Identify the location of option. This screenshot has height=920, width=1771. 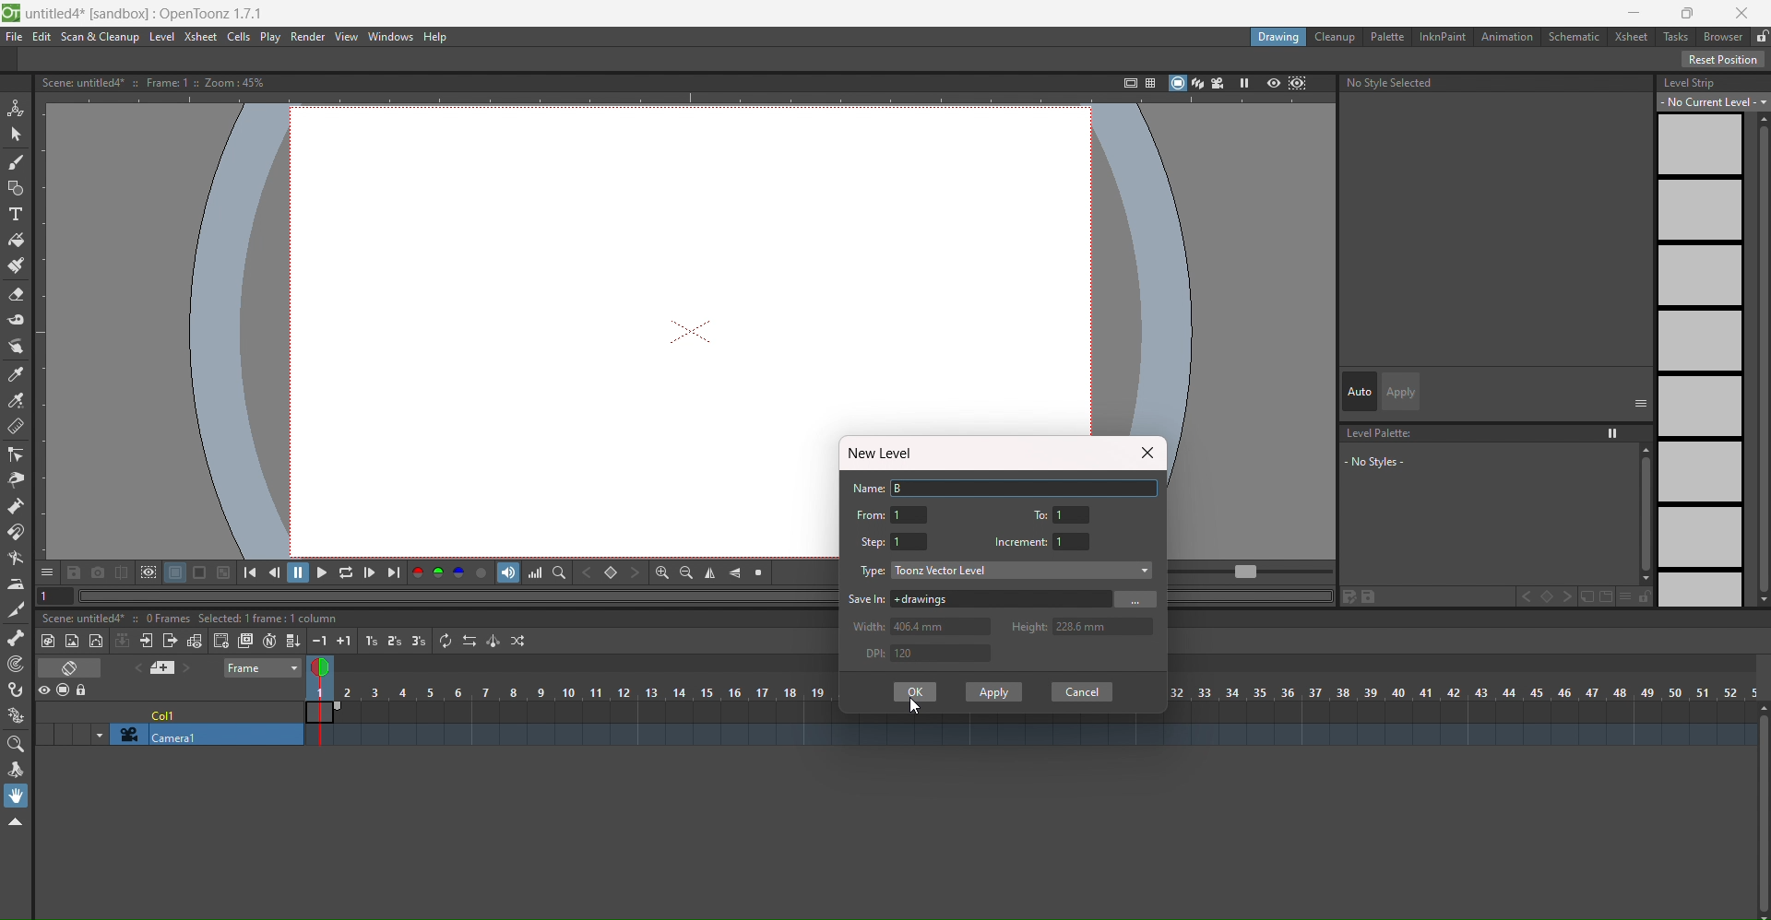
(1614, 433).